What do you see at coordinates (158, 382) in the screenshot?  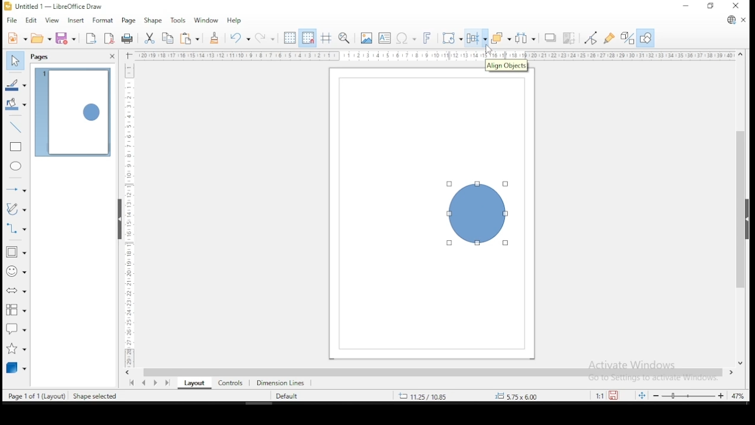 I see `next page` at bounding box center [158, 382].